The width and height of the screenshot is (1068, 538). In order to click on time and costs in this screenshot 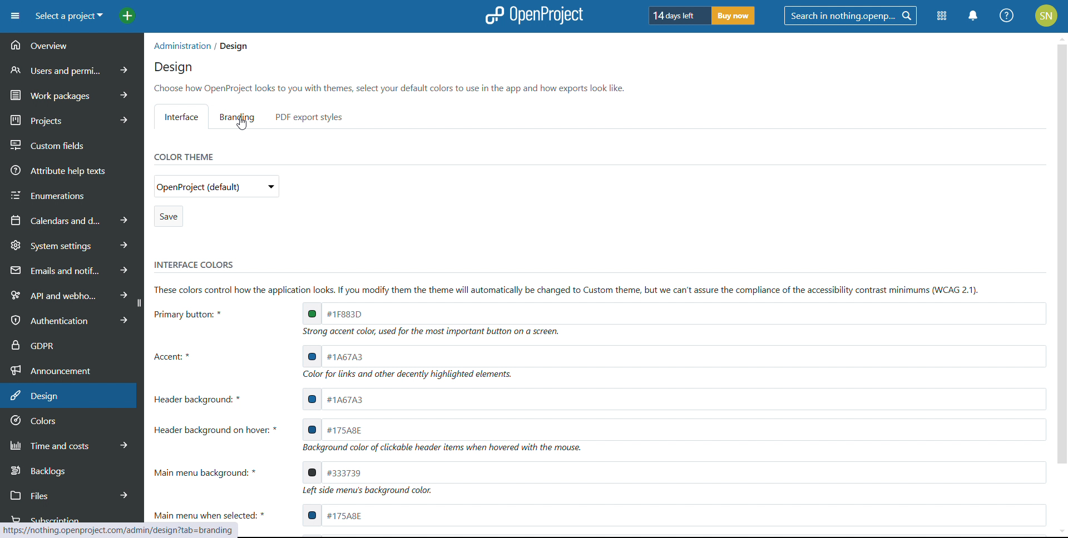, I will do `click(70, 444)`.